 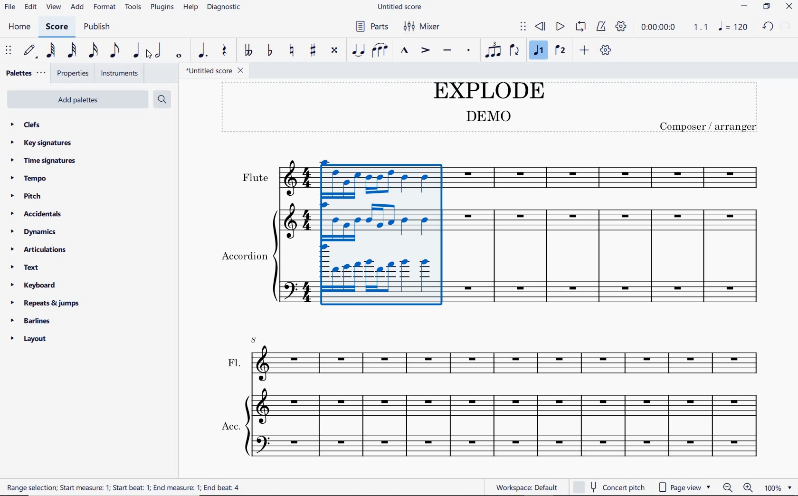 I want to click on file name, so click(x=215, y=71).